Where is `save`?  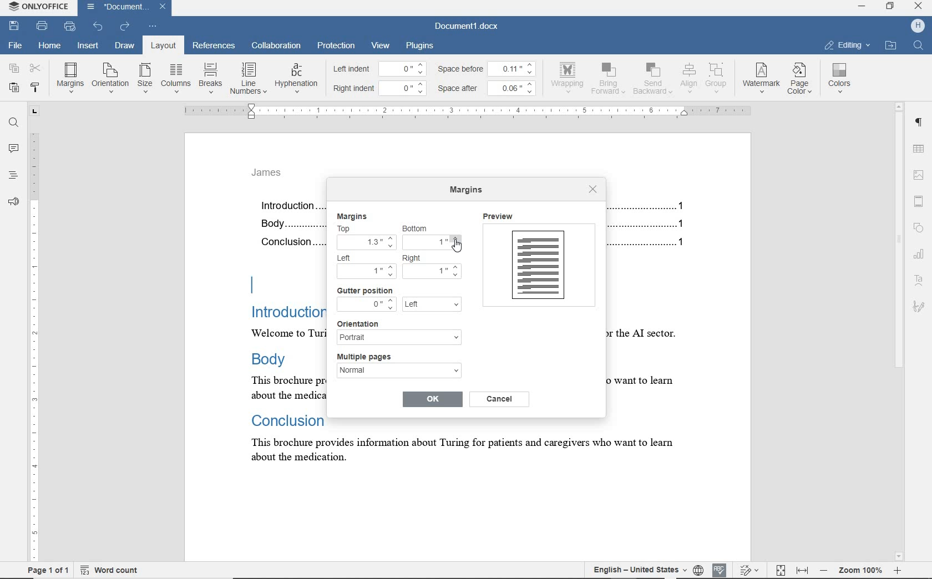
save is located at coordinates (14, 25).